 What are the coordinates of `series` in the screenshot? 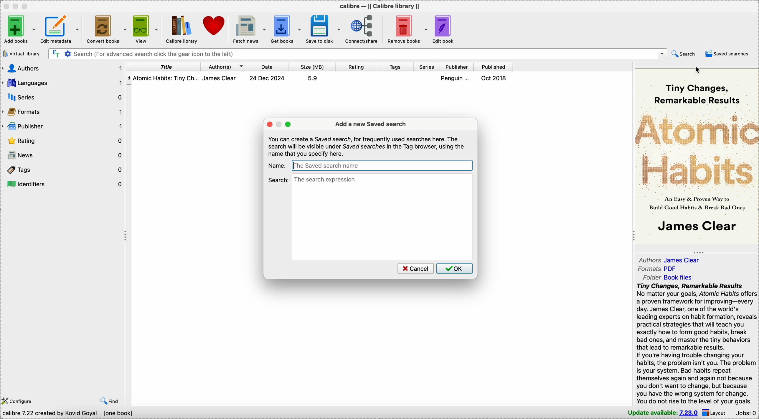 It's located at (427, 67).